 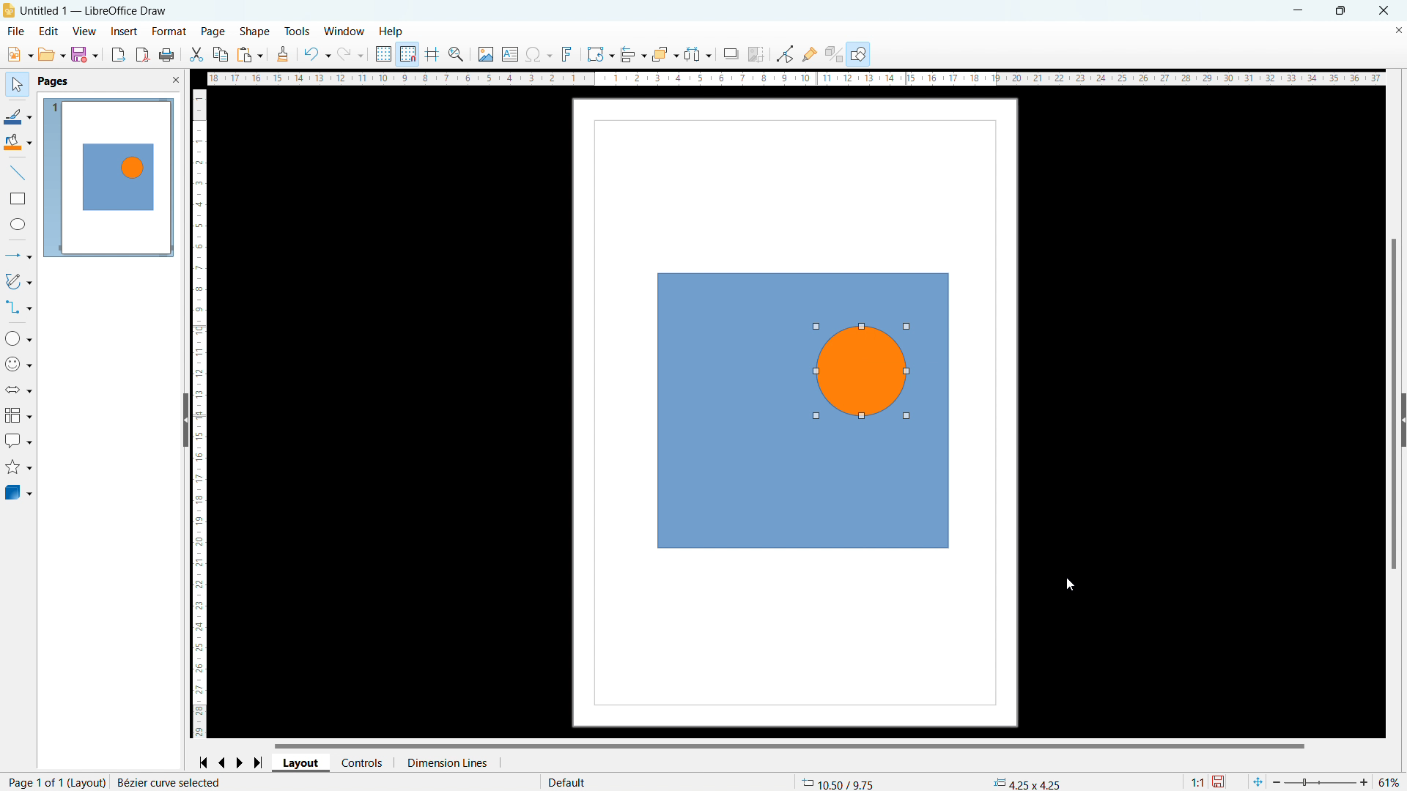 I want to click on select at least three objects to distribute, so click(x=698, y=54).